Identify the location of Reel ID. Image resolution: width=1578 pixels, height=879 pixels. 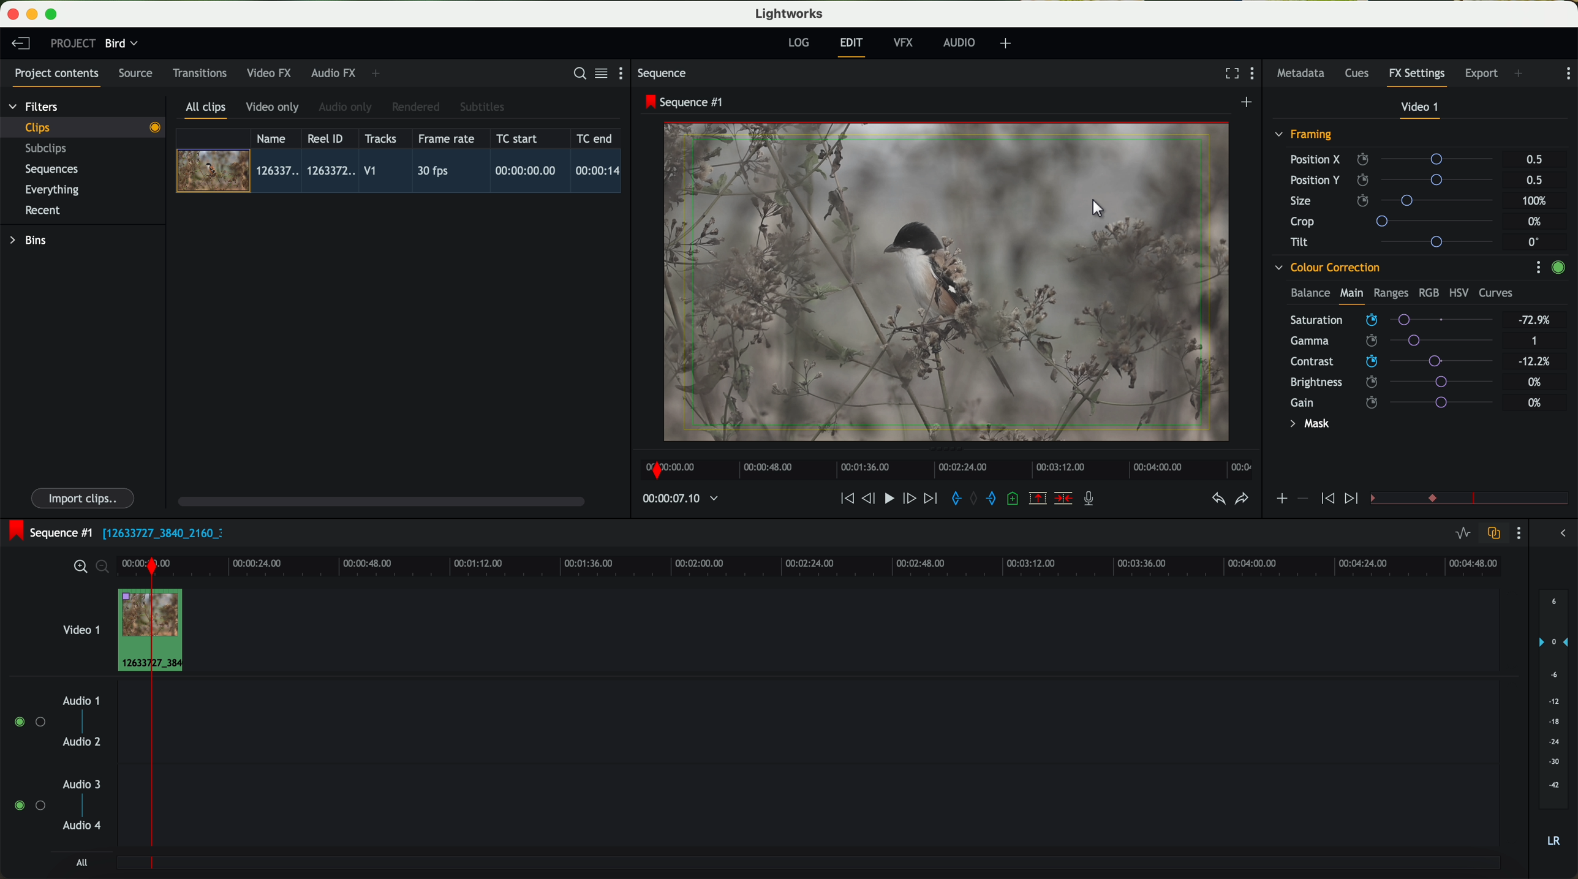
(328, 138).